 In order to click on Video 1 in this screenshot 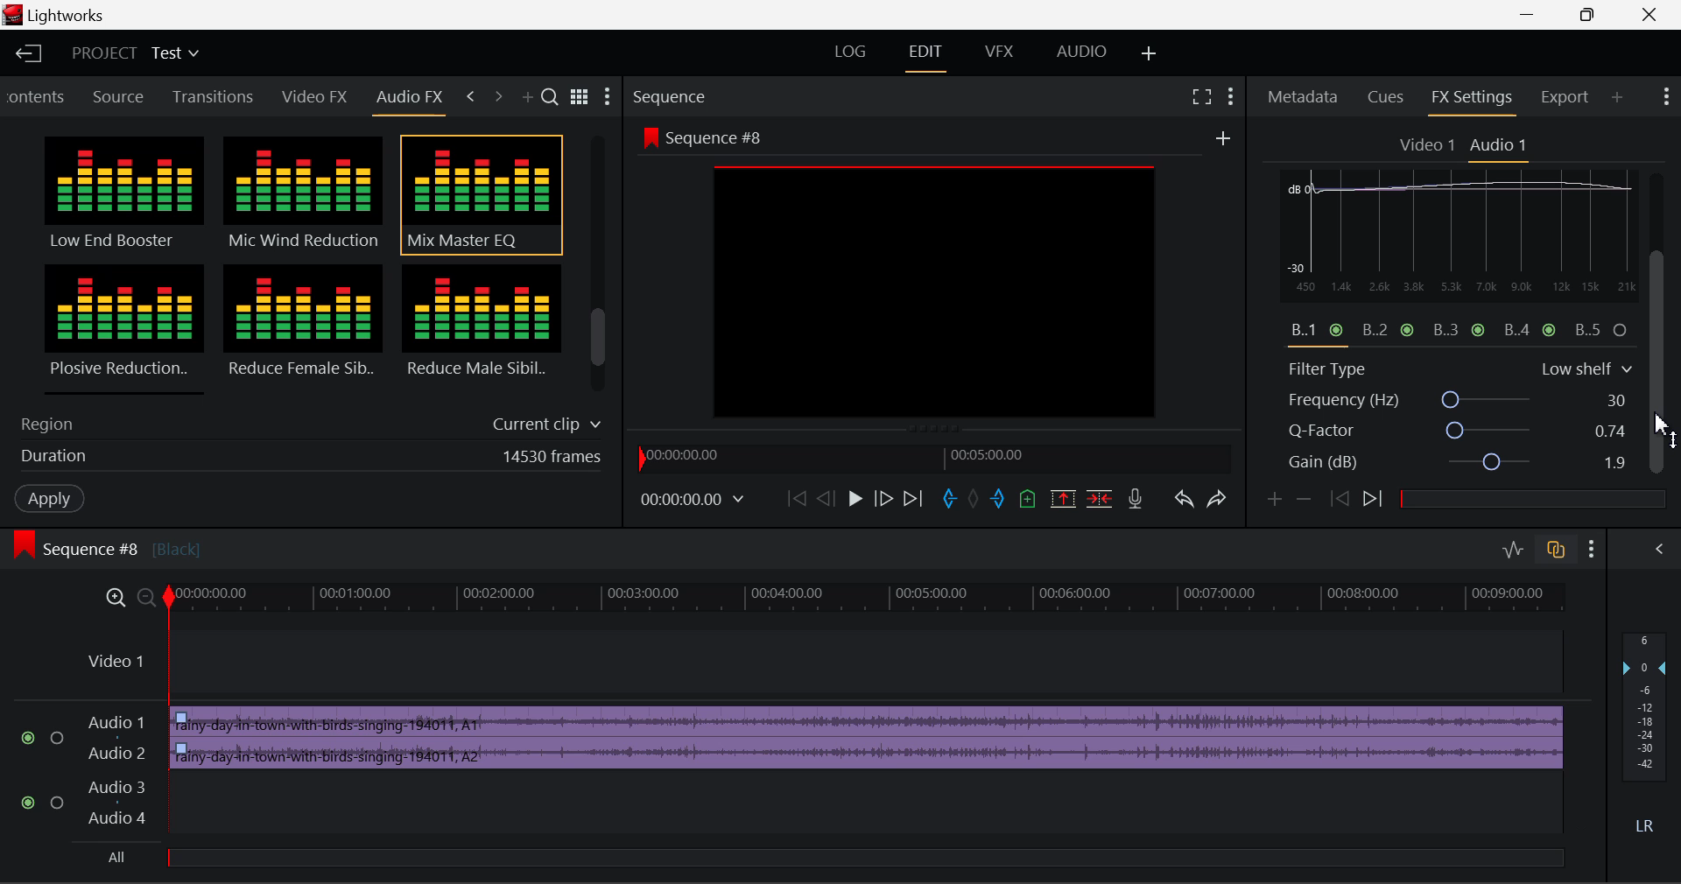, I will do `click(1428, 146)`.